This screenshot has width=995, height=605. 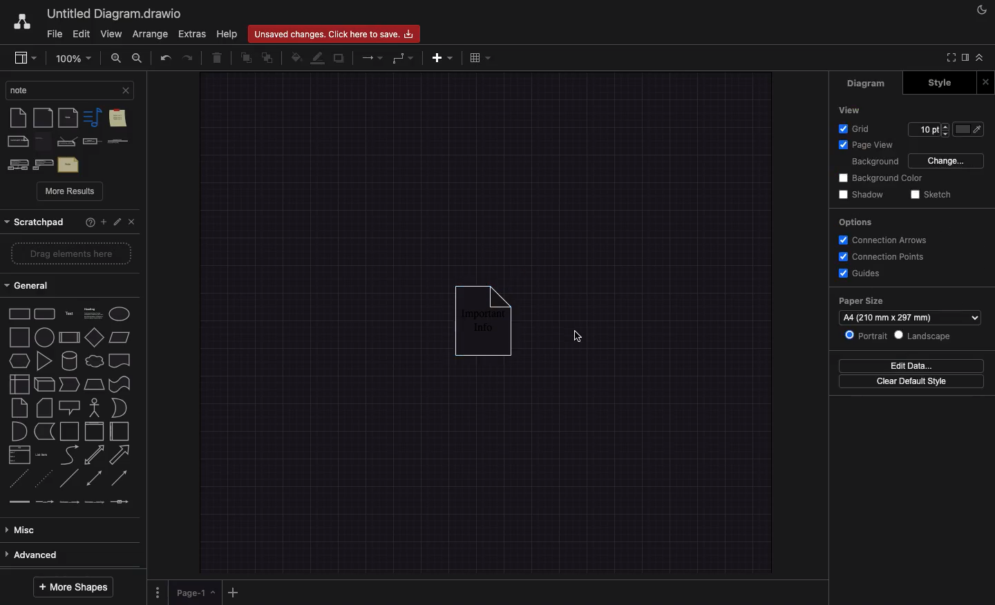 What do you see at coordinates (90, 223) in the screenshot?
I see `Help` at bounding box center [90, 223].